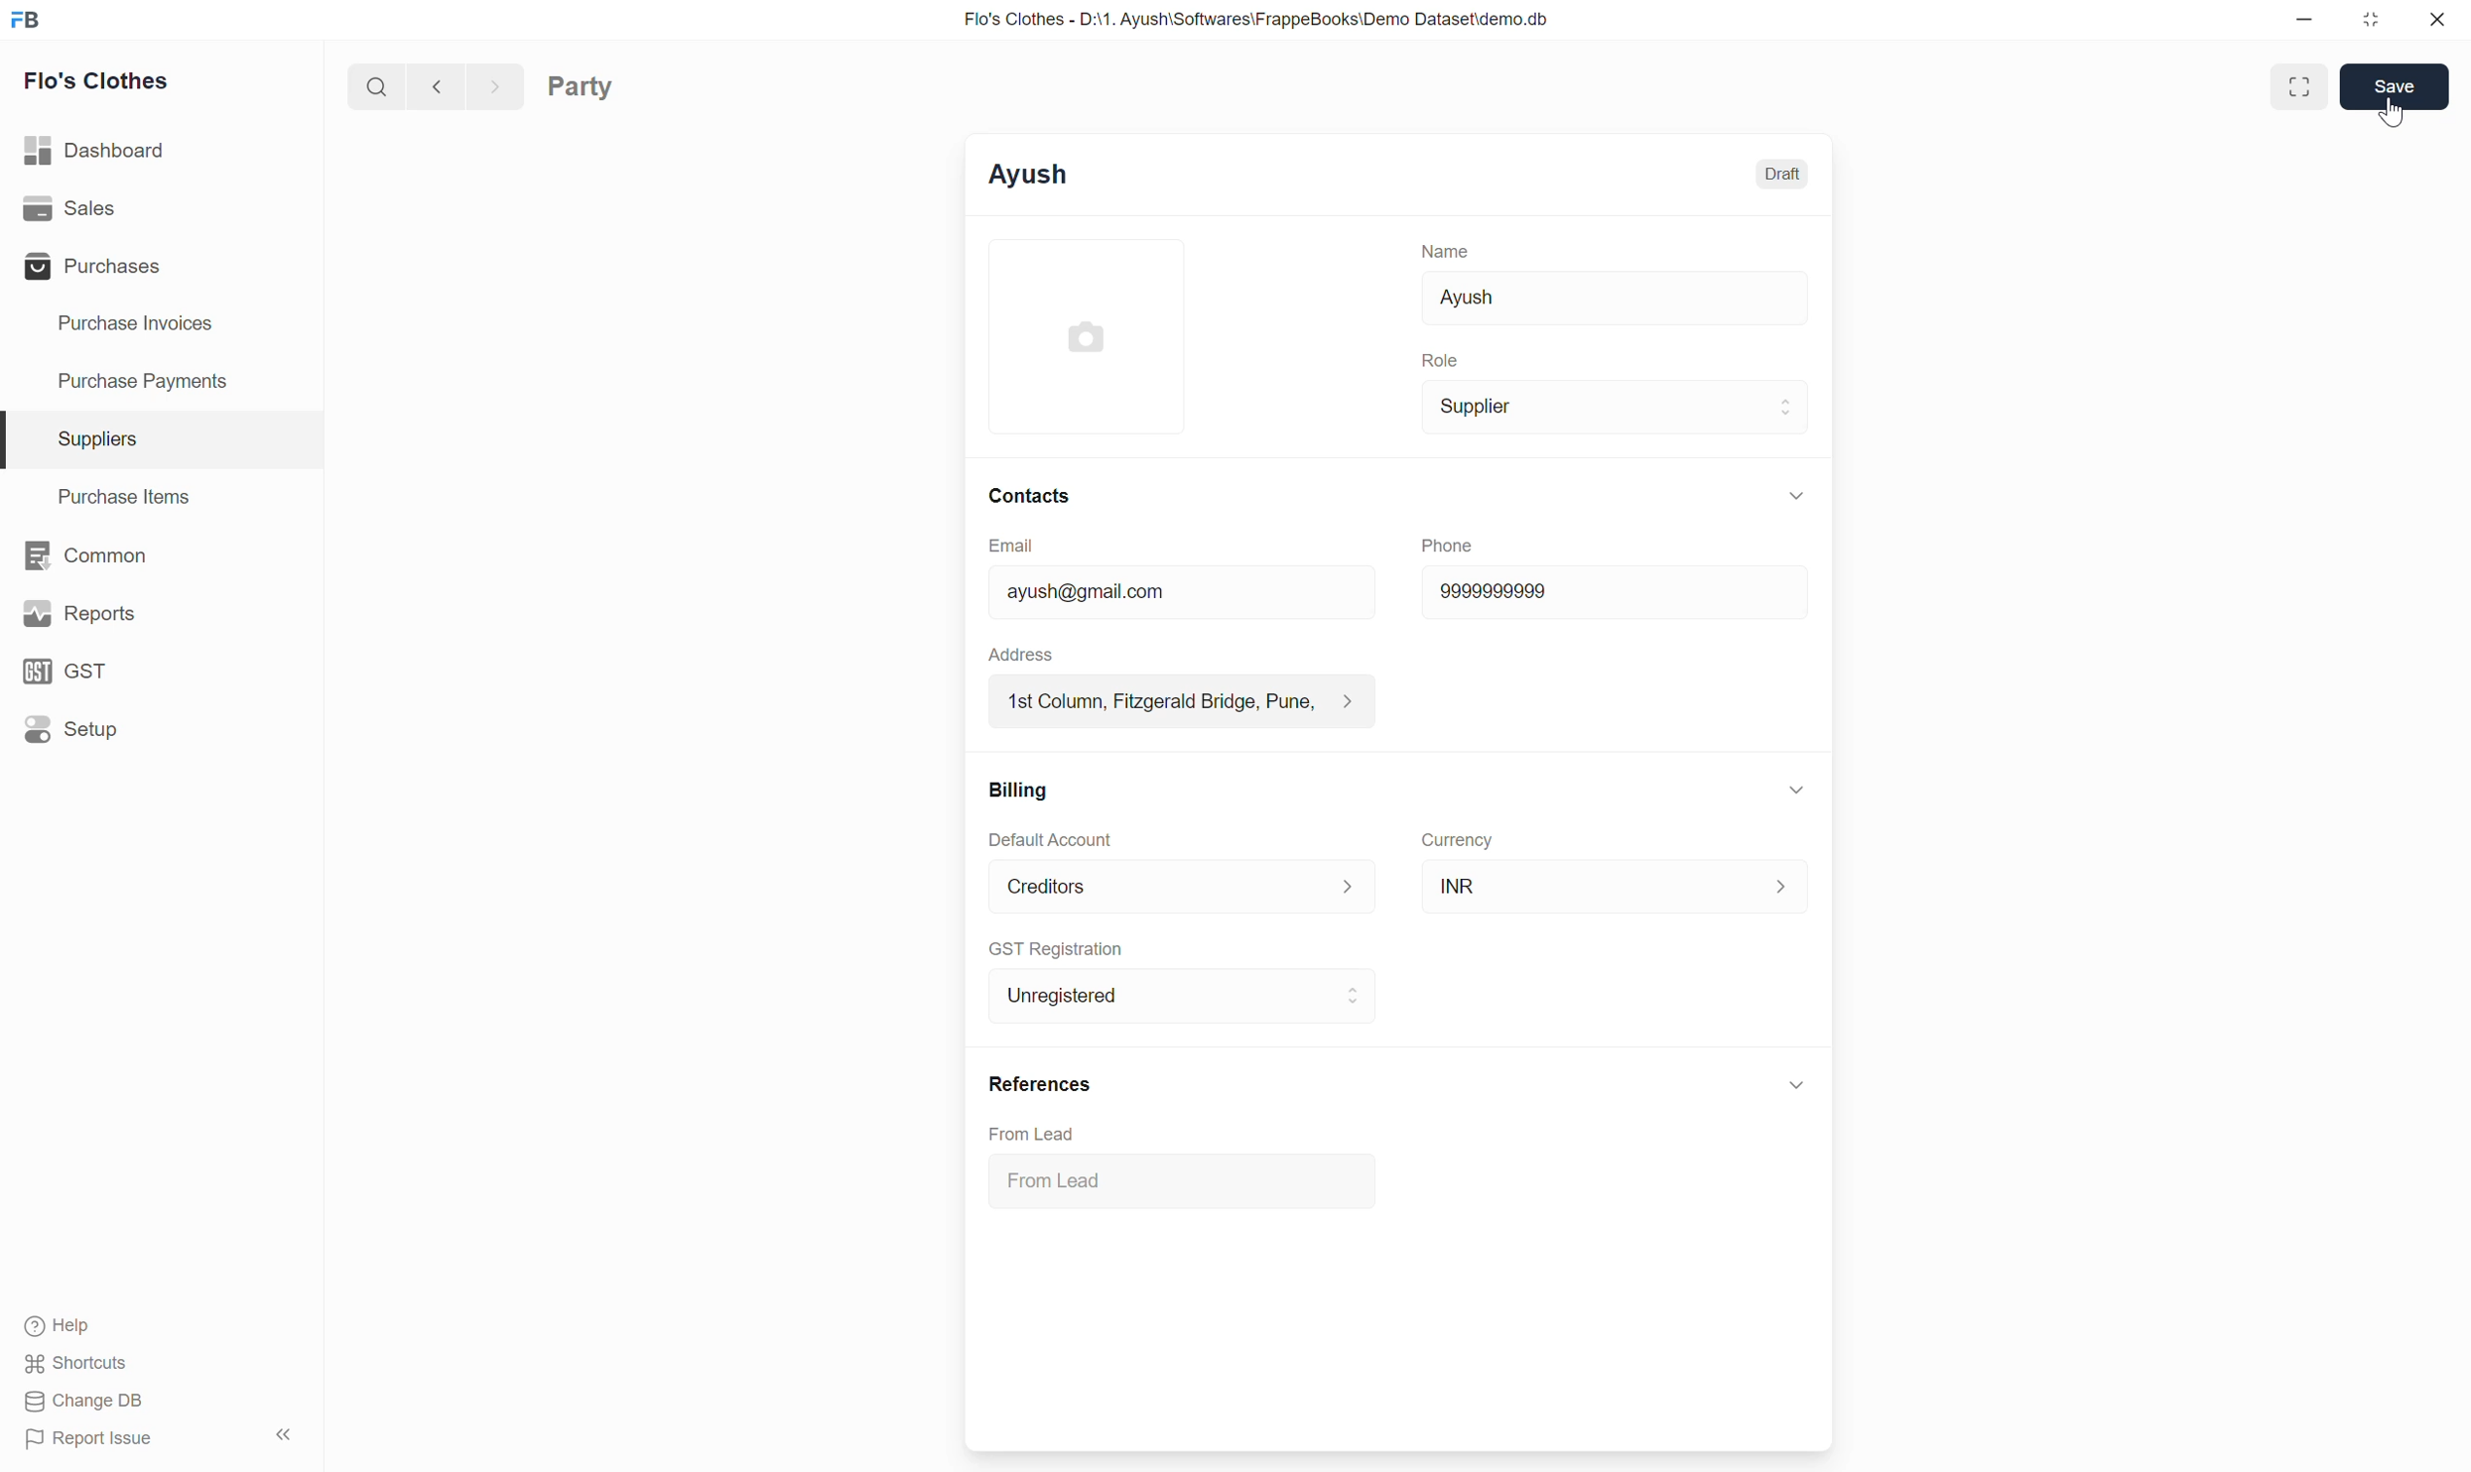 The image size is (2471, 1472). What do you see at coordinates (160, 555) in the screenshot?
I see `Common` at bounding box center [160, 555].